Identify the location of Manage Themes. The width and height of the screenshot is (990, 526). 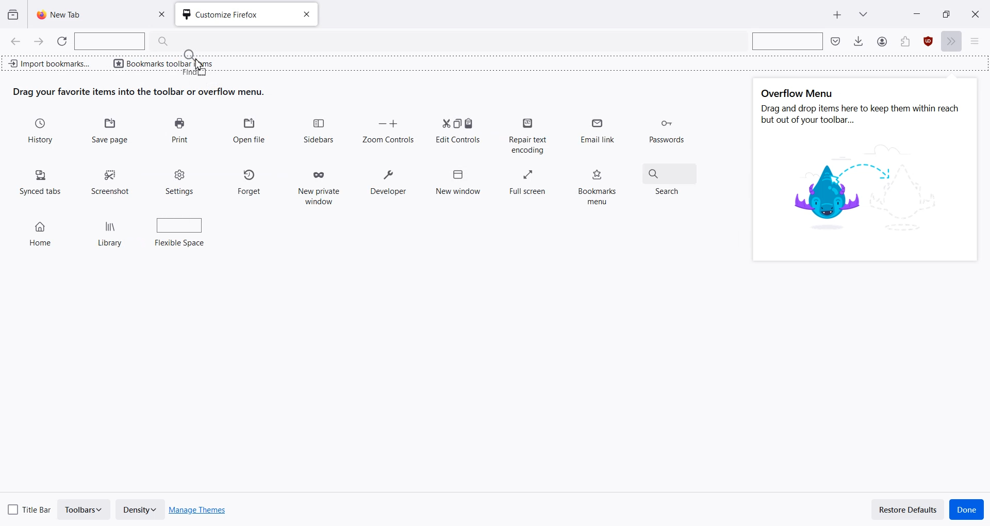
(198, 510).